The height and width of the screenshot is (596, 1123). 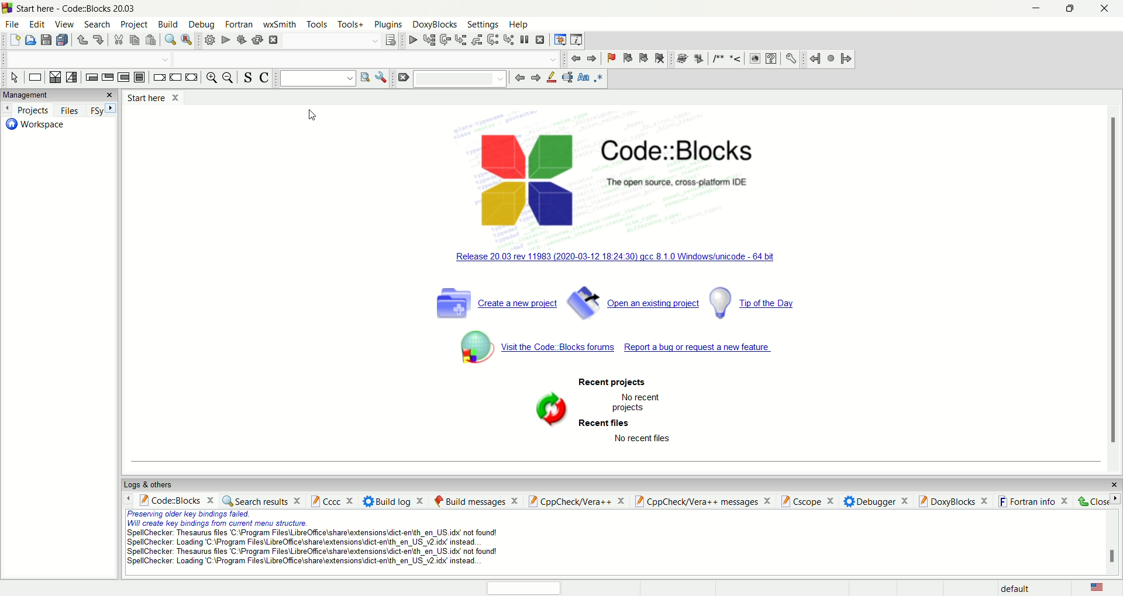 What do you see at coordinates (139, 78) in the screenshot?
I see `block` at bounding box center [139, 78].